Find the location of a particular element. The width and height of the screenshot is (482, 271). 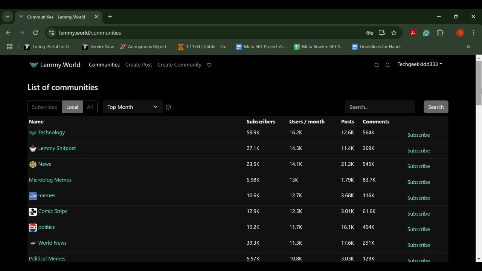

14.1K is located at coordinates (296, 164).